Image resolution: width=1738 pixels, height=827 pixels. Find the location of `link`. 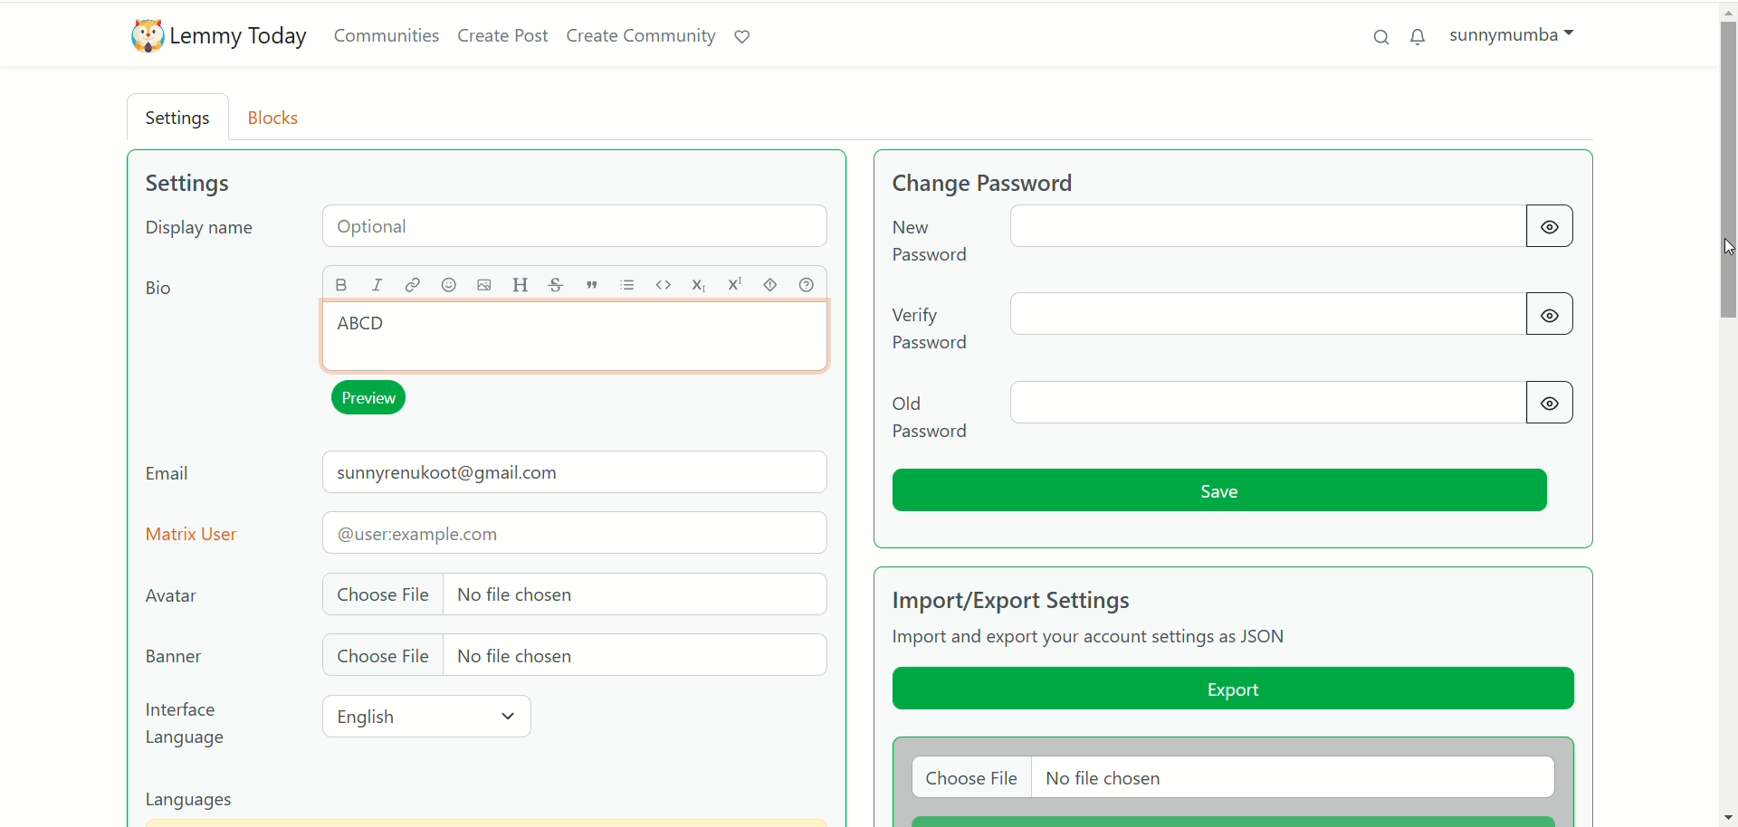

link is located at coordinates (412, 284).